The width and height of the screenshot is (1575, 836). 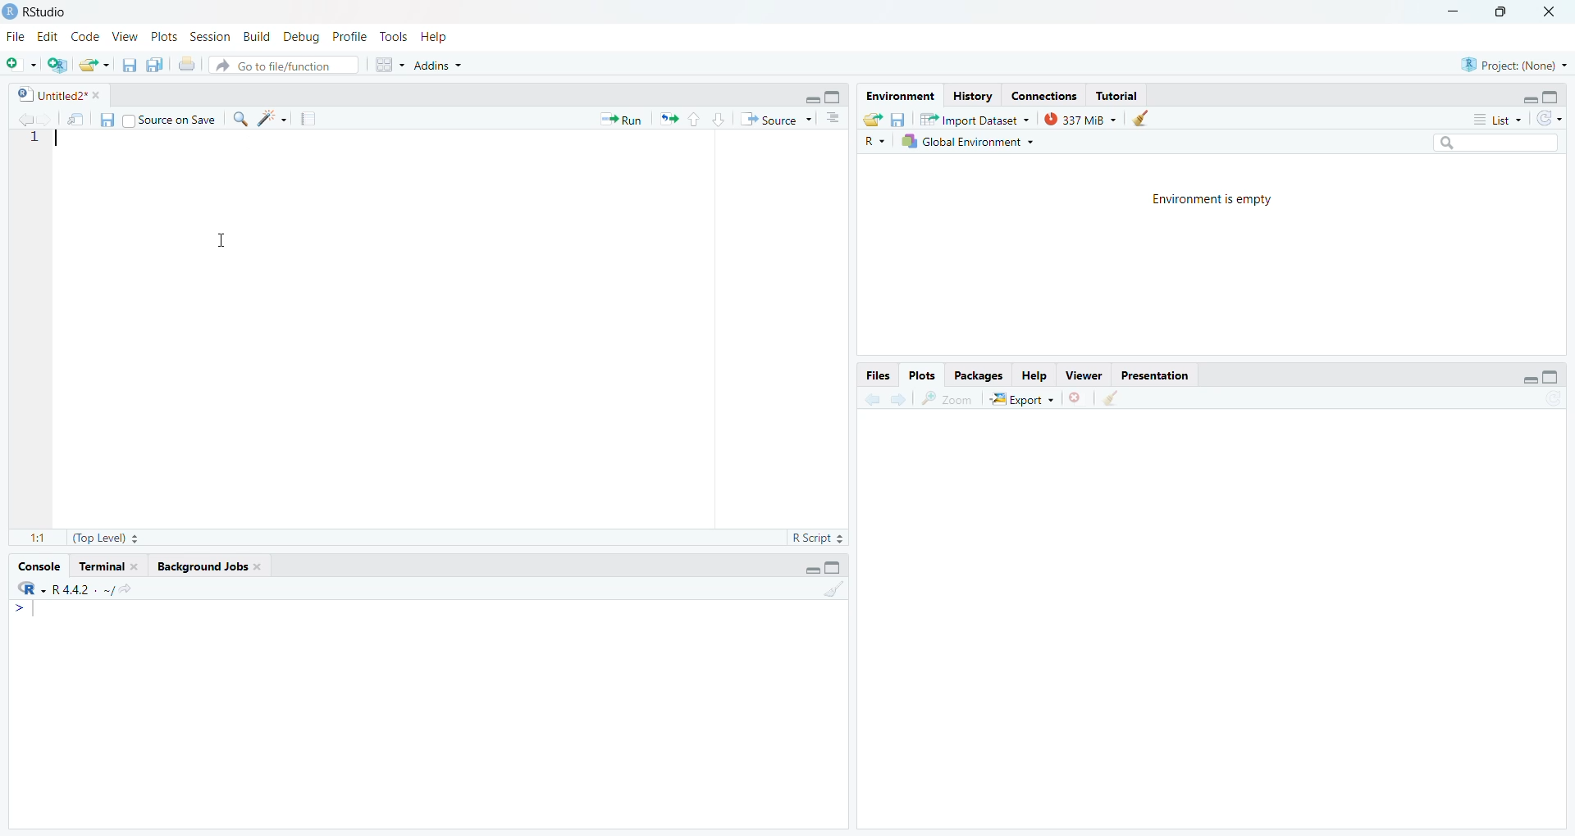 What do you see at coordinates (693, 120) in the screenshot?
I see `go to previous section/chunk` at bounding box center [693, 120].